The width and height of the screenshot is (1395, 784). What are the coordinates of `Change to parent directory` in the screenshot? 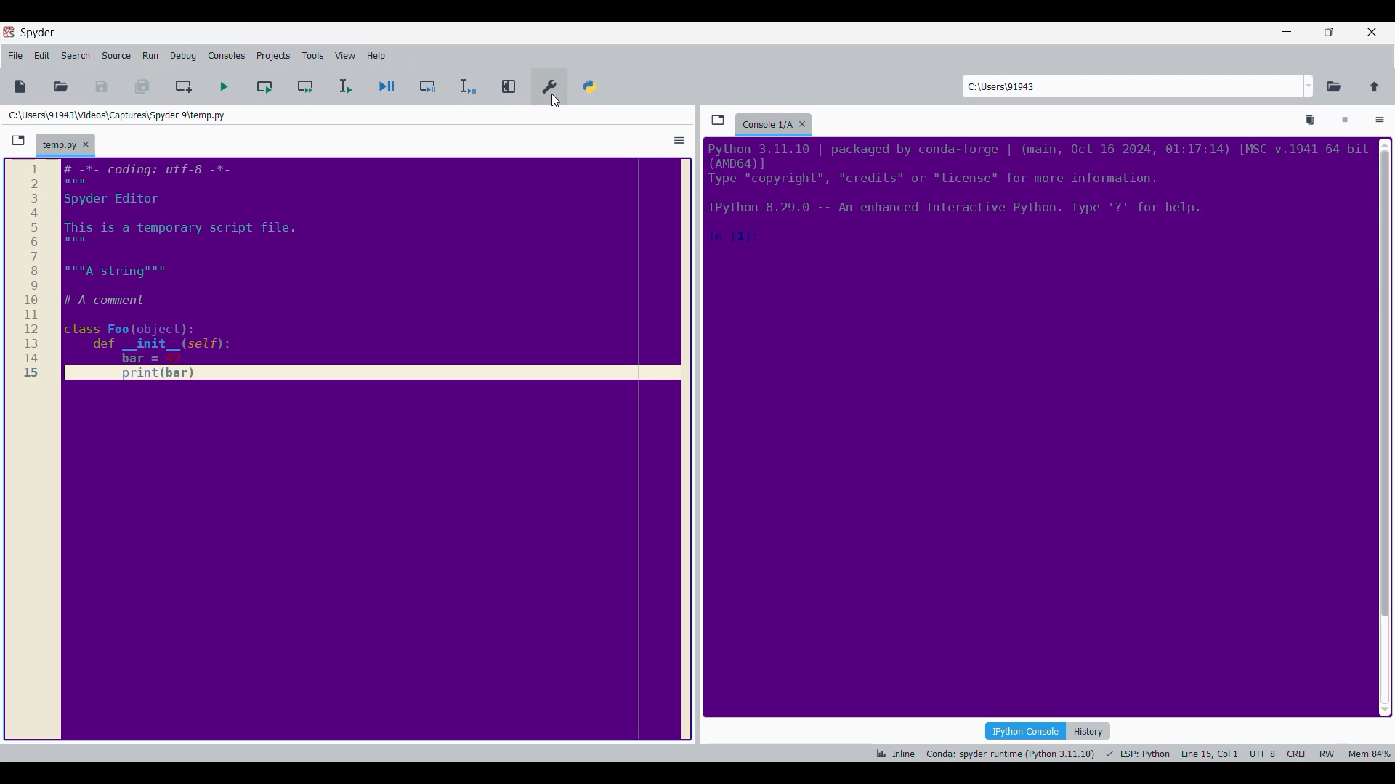 It's located at (1375, 87).